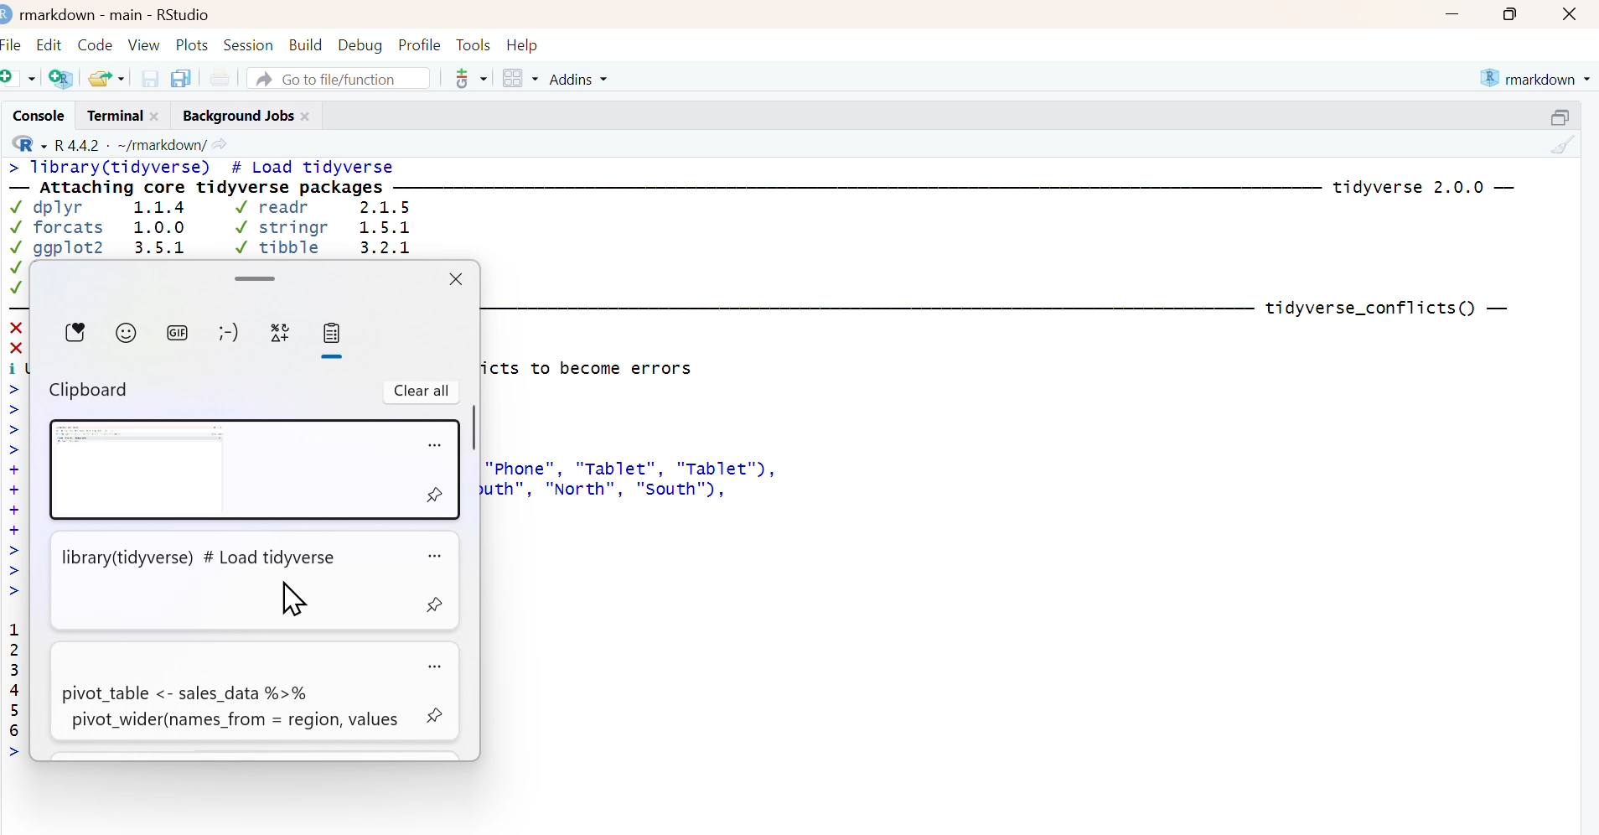 The image size is (1599, 835). What do you see at coordinates (26, 143) in the screenshot?
I see `R` at bounding box center [26, 143].